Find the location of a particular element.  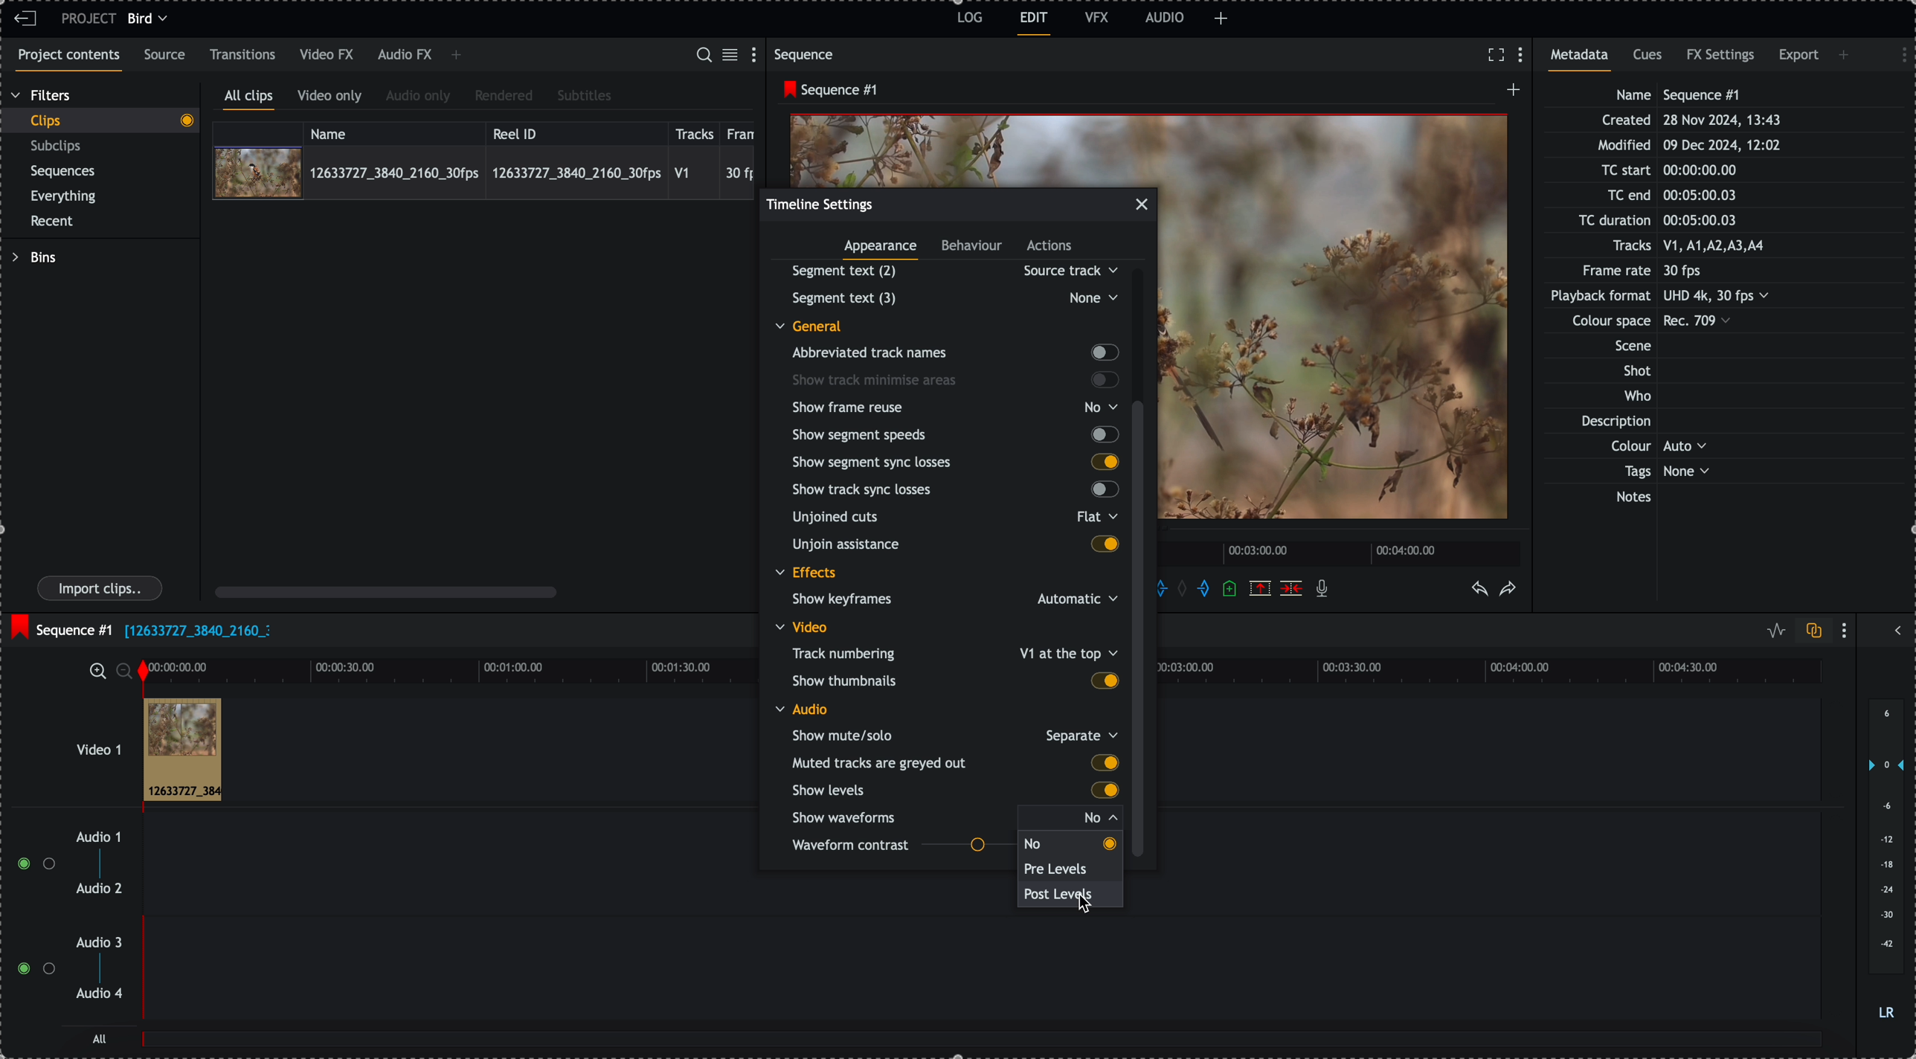

project contents is located at coordinates (65, 60).